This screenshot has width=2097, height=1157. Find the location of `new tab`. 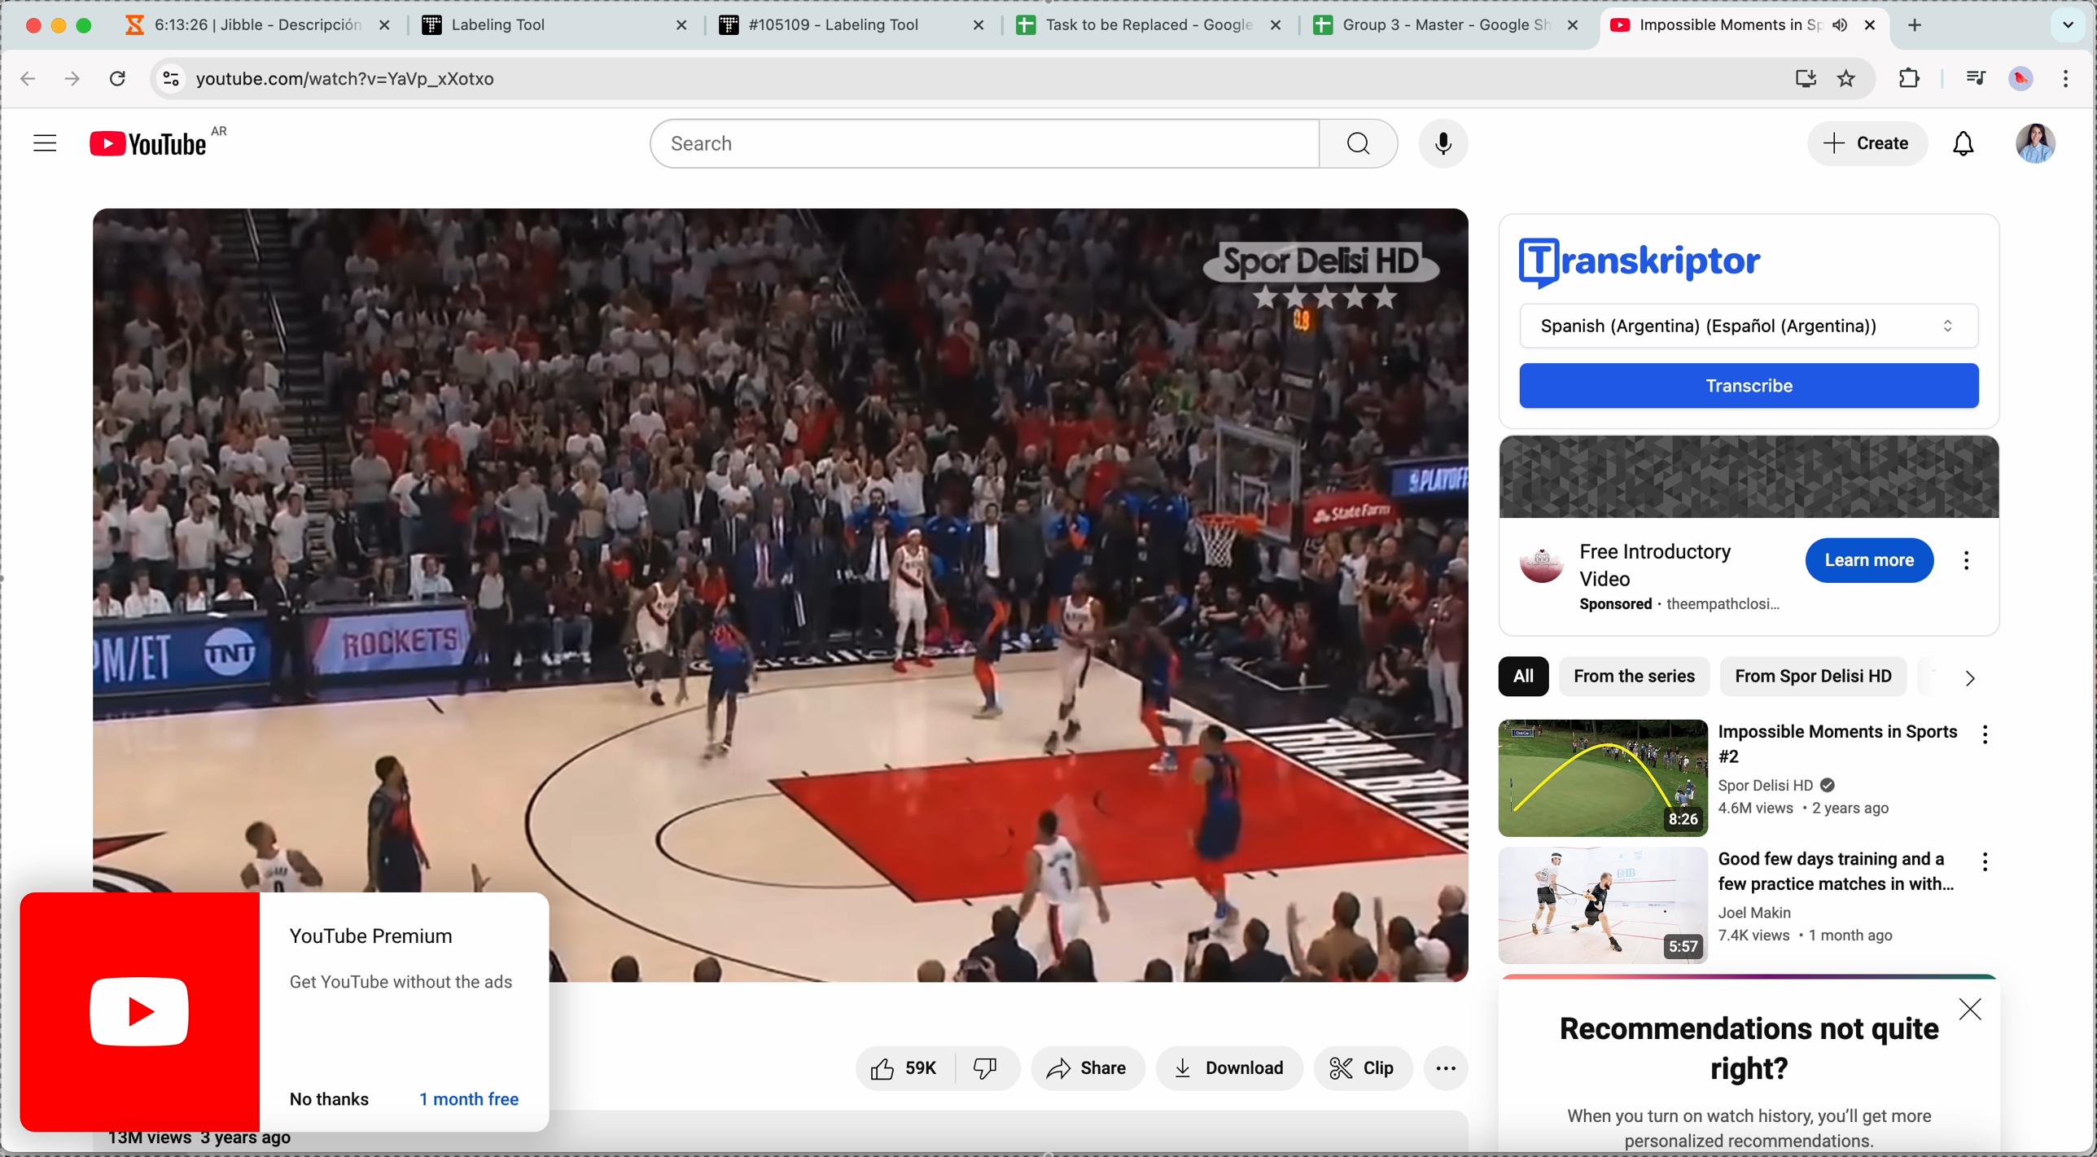

new tab is located at coordinates (1919, 24).